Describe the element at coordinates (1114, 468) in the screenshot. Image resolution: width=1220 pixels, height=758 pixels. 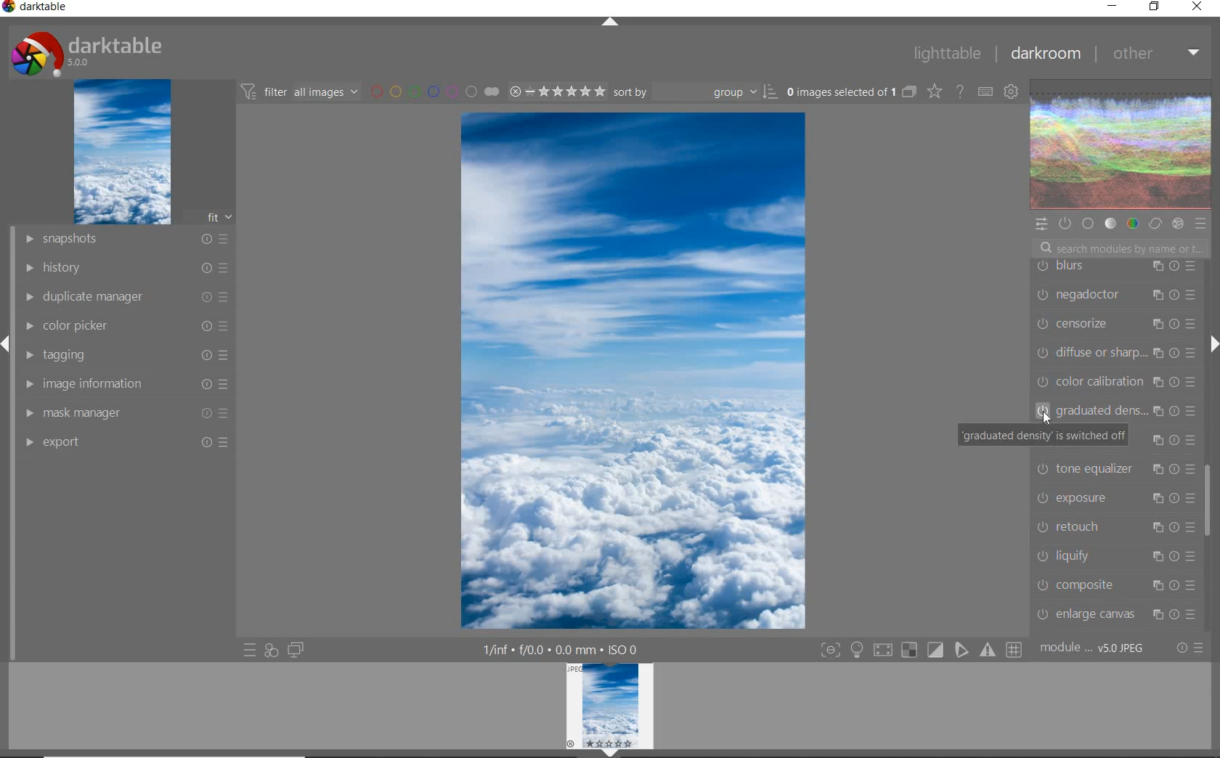
I see `tone equalizer` at that location.